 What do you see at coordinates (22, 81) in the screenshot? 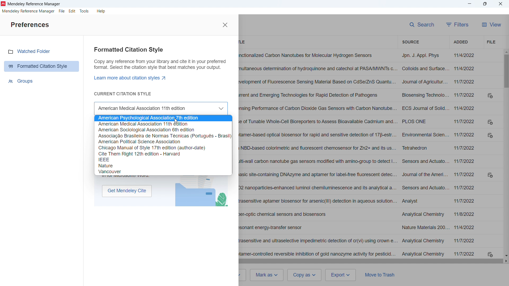
I see `Groups ` at bounding box center [22, 81].